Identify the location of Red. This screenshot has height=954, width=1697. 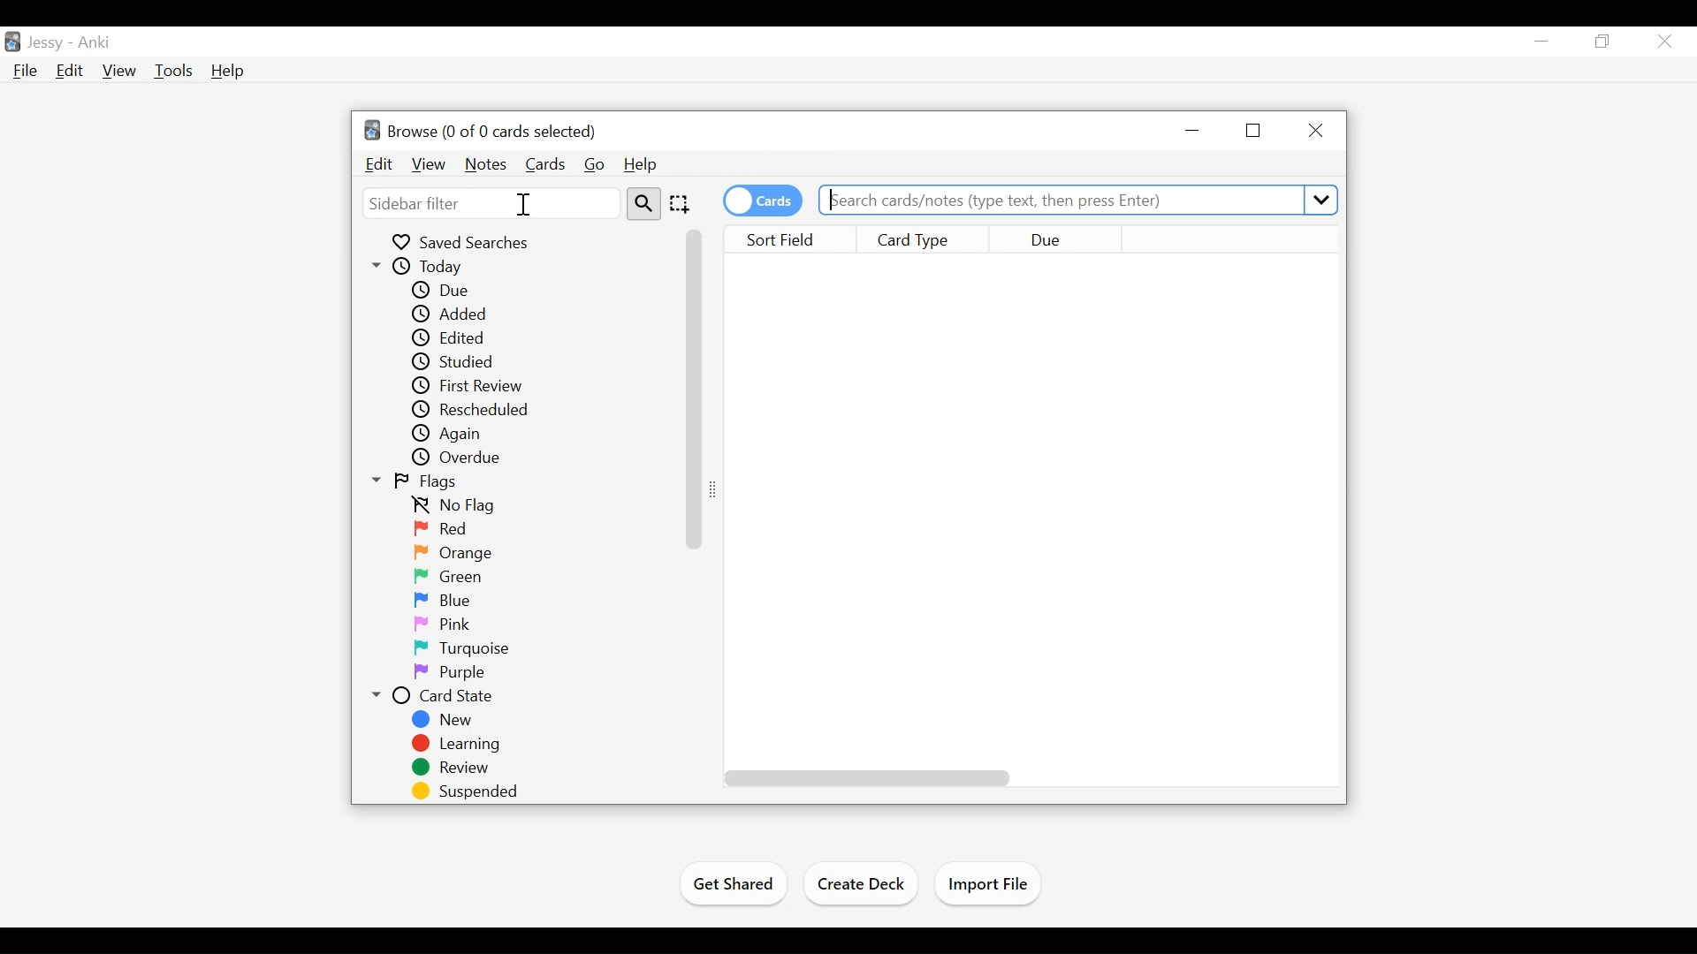
(443, 530).